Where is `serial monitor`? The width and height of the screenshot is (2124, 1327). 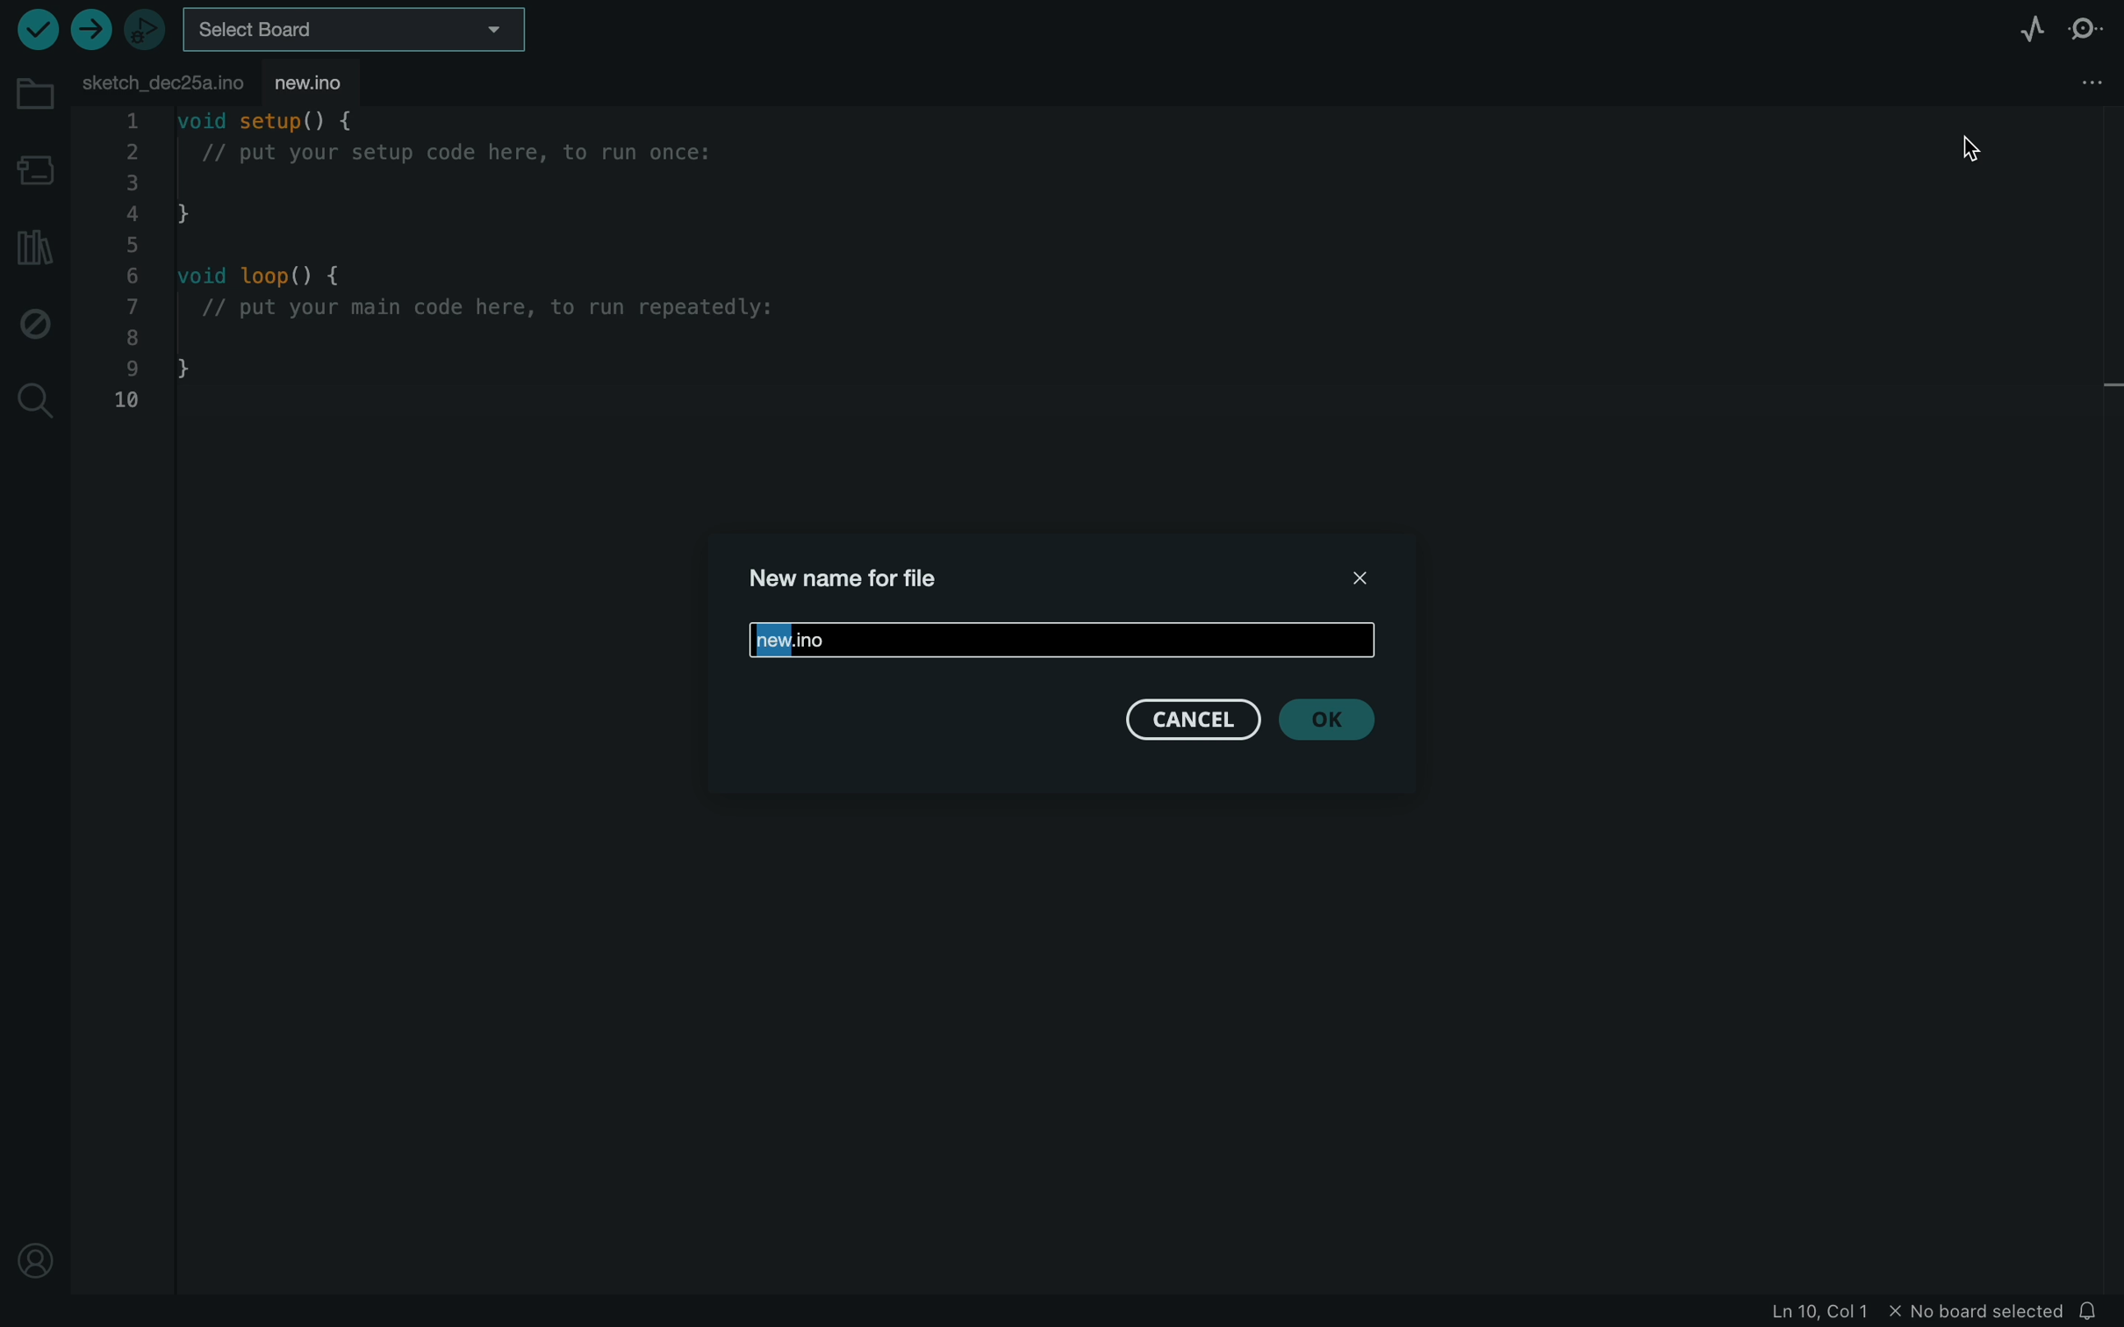
serial monitor is located at coordinates (2085, 31).